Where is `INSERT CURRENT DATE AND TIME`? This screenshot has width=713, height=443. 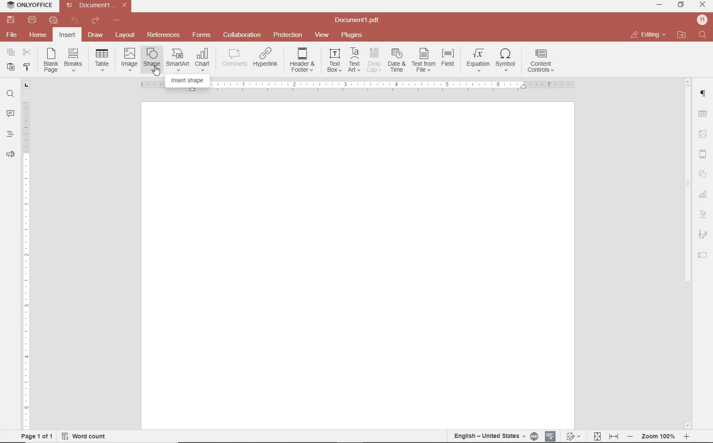 INSERT CURRENT DATE AND TIME is located at coordinates (396, 61).